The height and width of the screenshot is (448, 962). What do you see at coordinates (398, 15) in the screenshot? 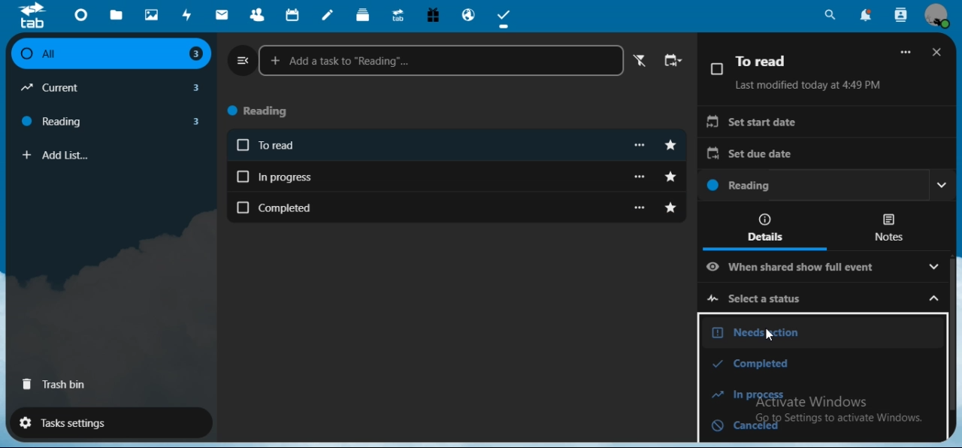
I see `upgrade` at bounding box center [398, 15].